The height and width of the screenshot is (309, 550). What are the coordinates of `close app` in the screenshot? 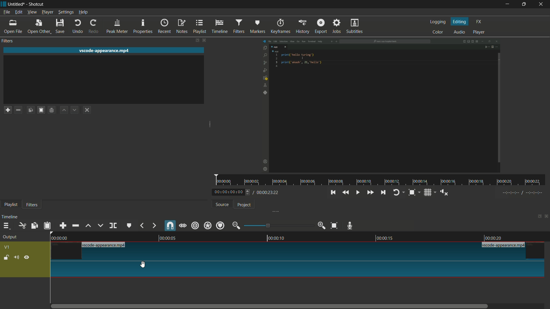 It's located at (541, 4).